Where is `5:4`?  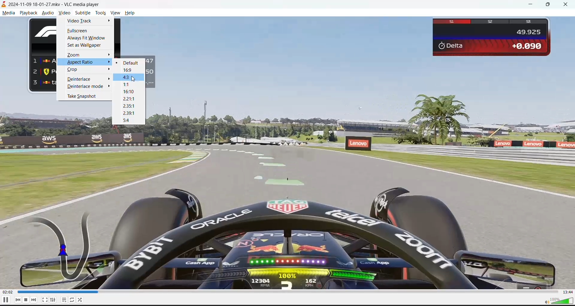 5:4 is located at coordinates (127, 120).